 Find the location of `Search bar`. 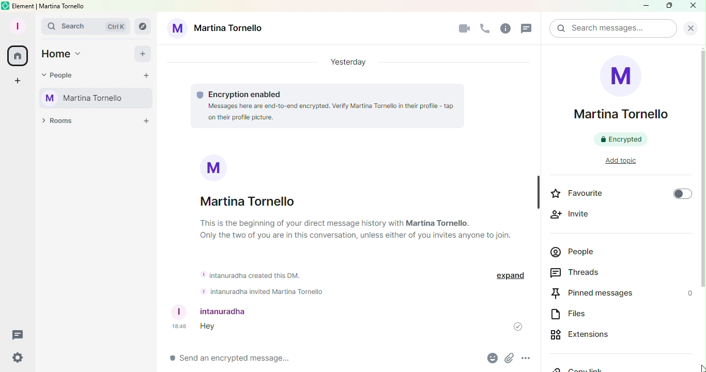

Search bar is located at coordinates (609, 29).